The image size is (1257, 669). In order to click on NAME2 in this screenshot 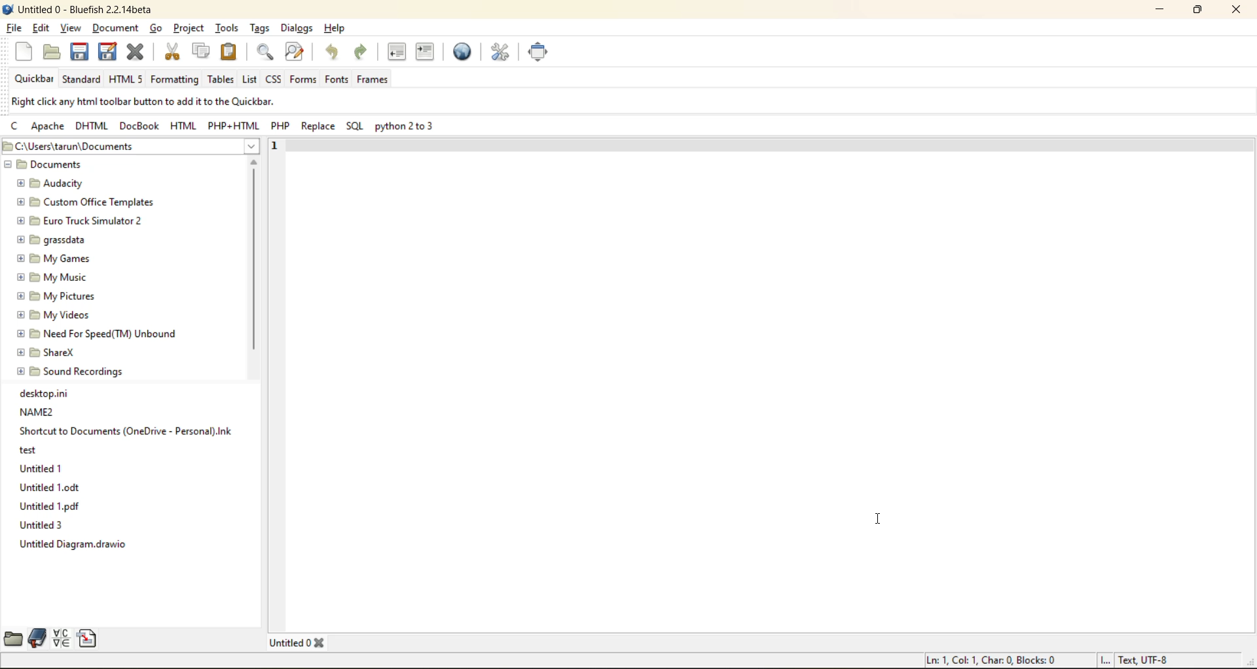, I will do `click(37, 411)`.